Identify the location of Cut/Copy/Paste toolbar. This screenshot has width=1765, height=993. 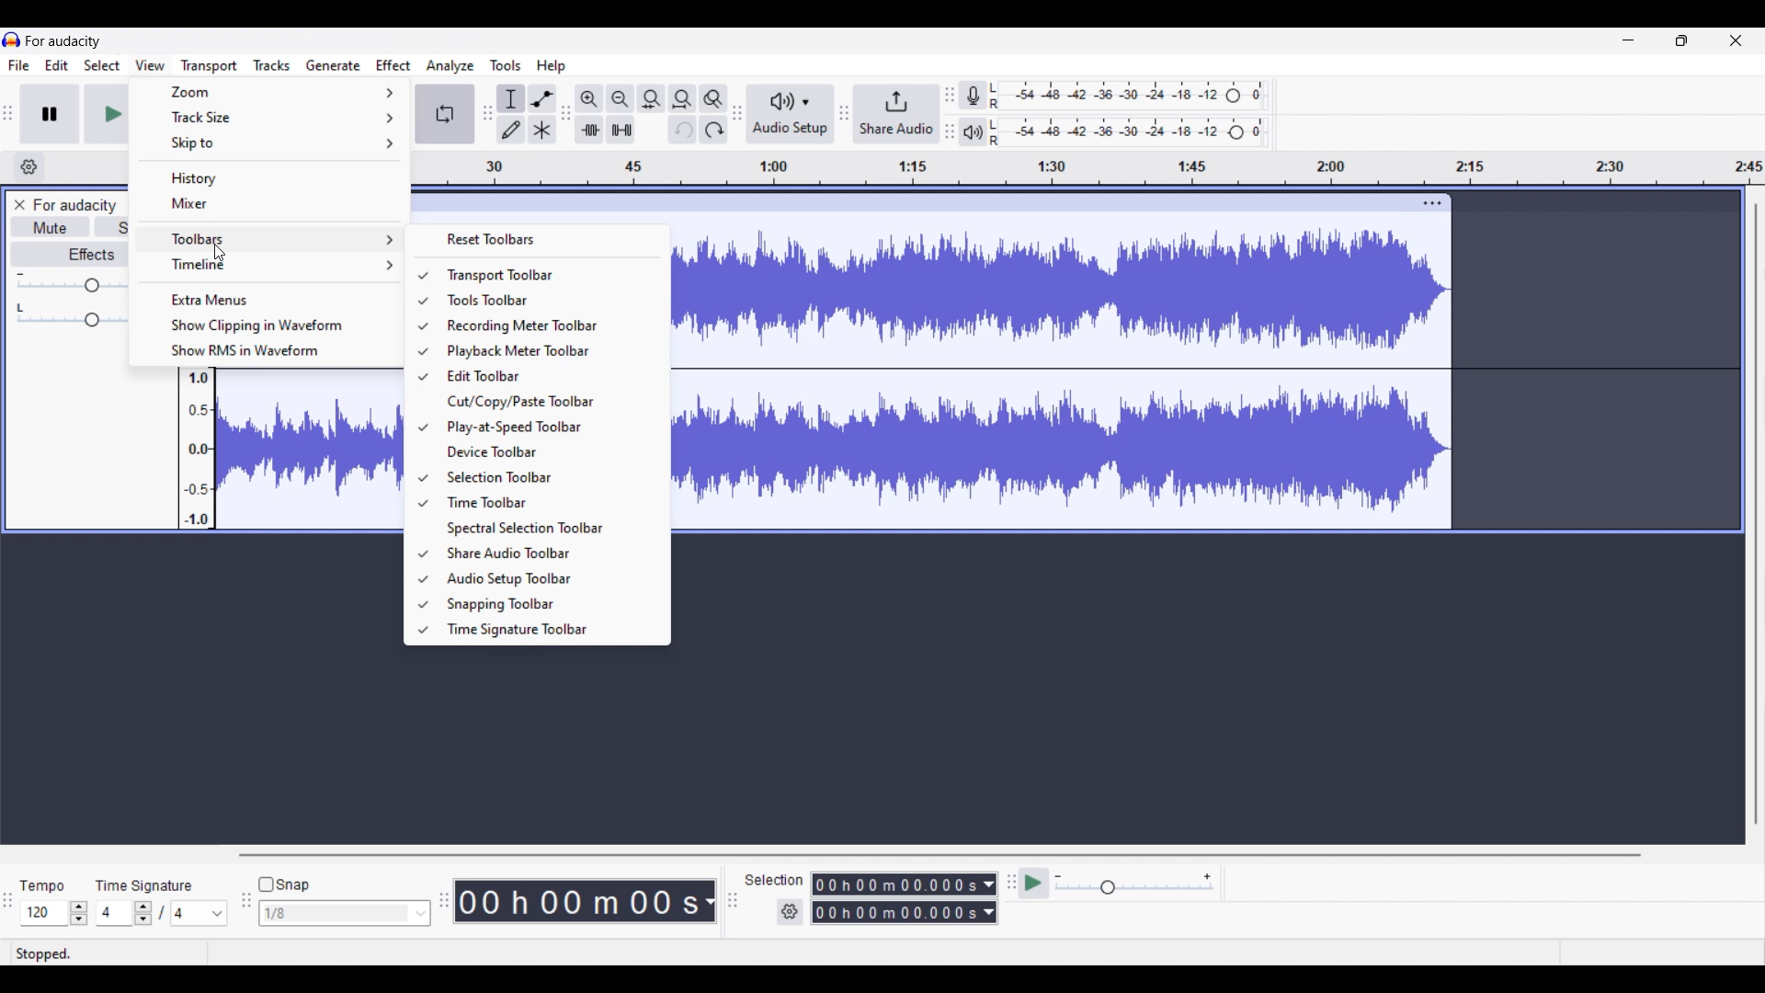
(548, 402).